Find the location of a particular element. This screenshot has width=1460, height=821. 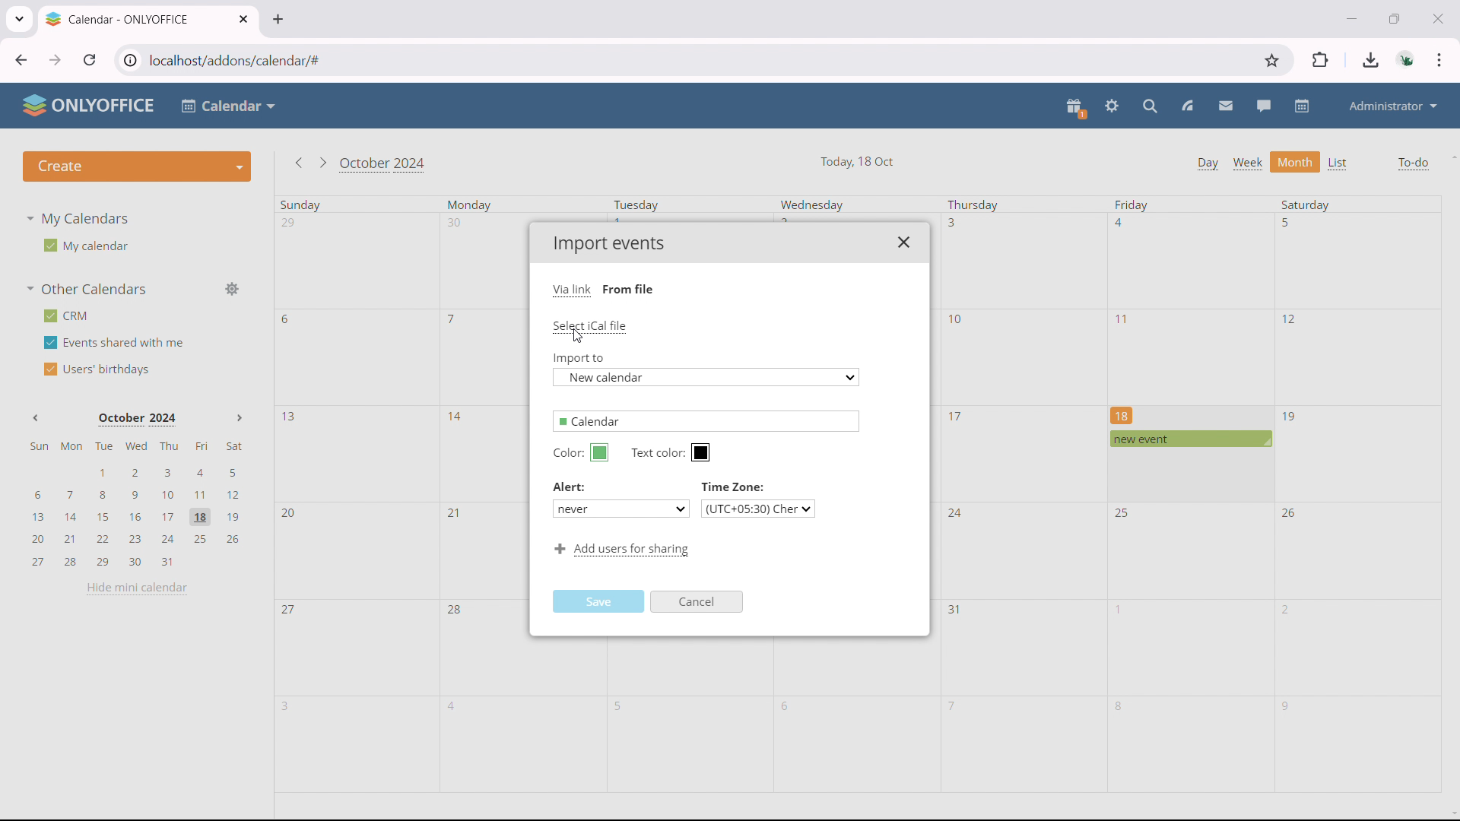

Select iCal file is located at coordinates (614, 325).